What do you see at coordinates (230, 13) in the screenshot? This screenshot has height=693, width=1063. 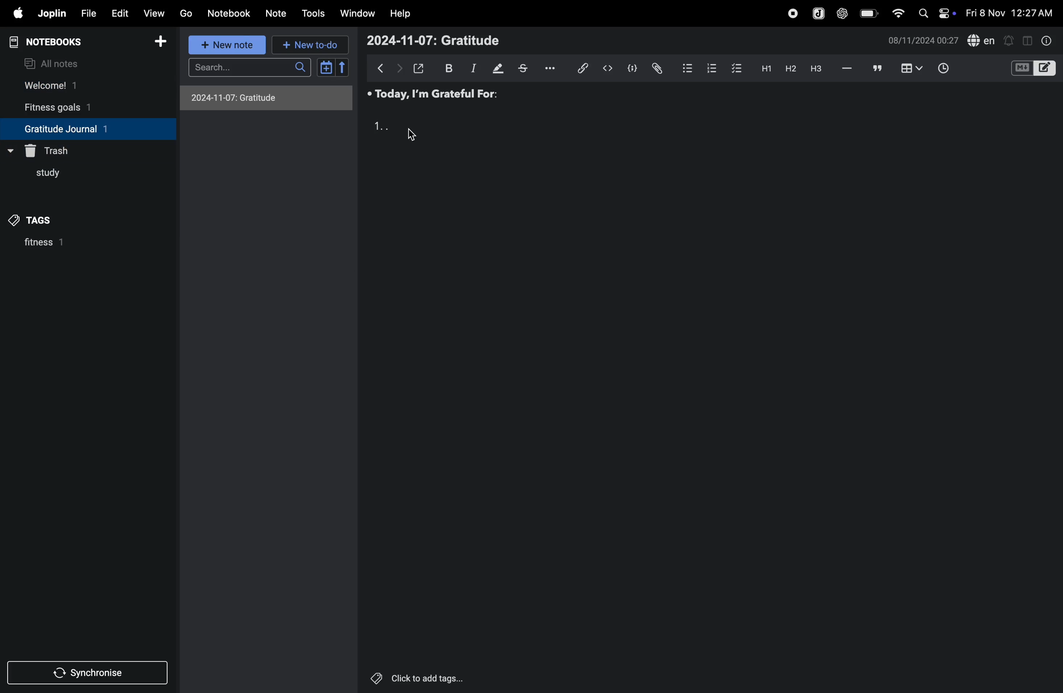 I see `notebook` at bounding box center [230, 13].